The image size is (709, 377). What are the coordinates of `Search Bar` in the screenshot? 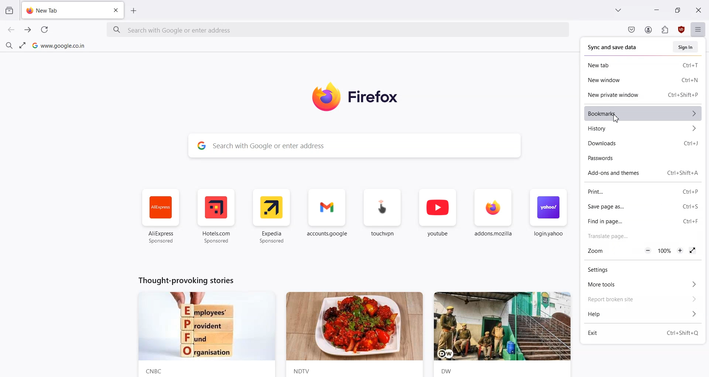 It's located at (355, 145).